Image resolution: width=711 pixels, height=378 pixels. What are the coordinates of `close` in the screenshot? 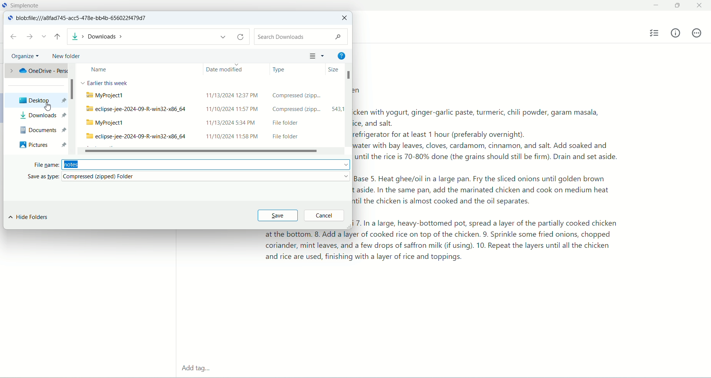 It's located at (344, 18).